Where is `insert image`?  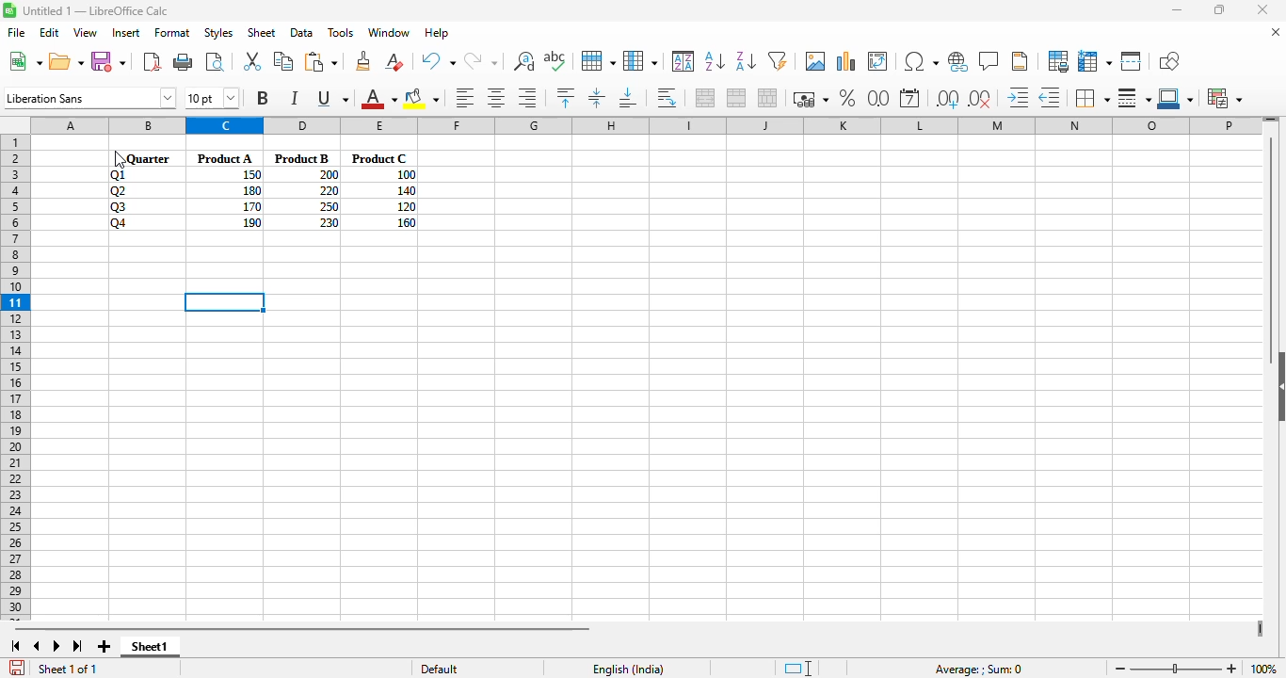
insert image is located at coordinates (816, 60).